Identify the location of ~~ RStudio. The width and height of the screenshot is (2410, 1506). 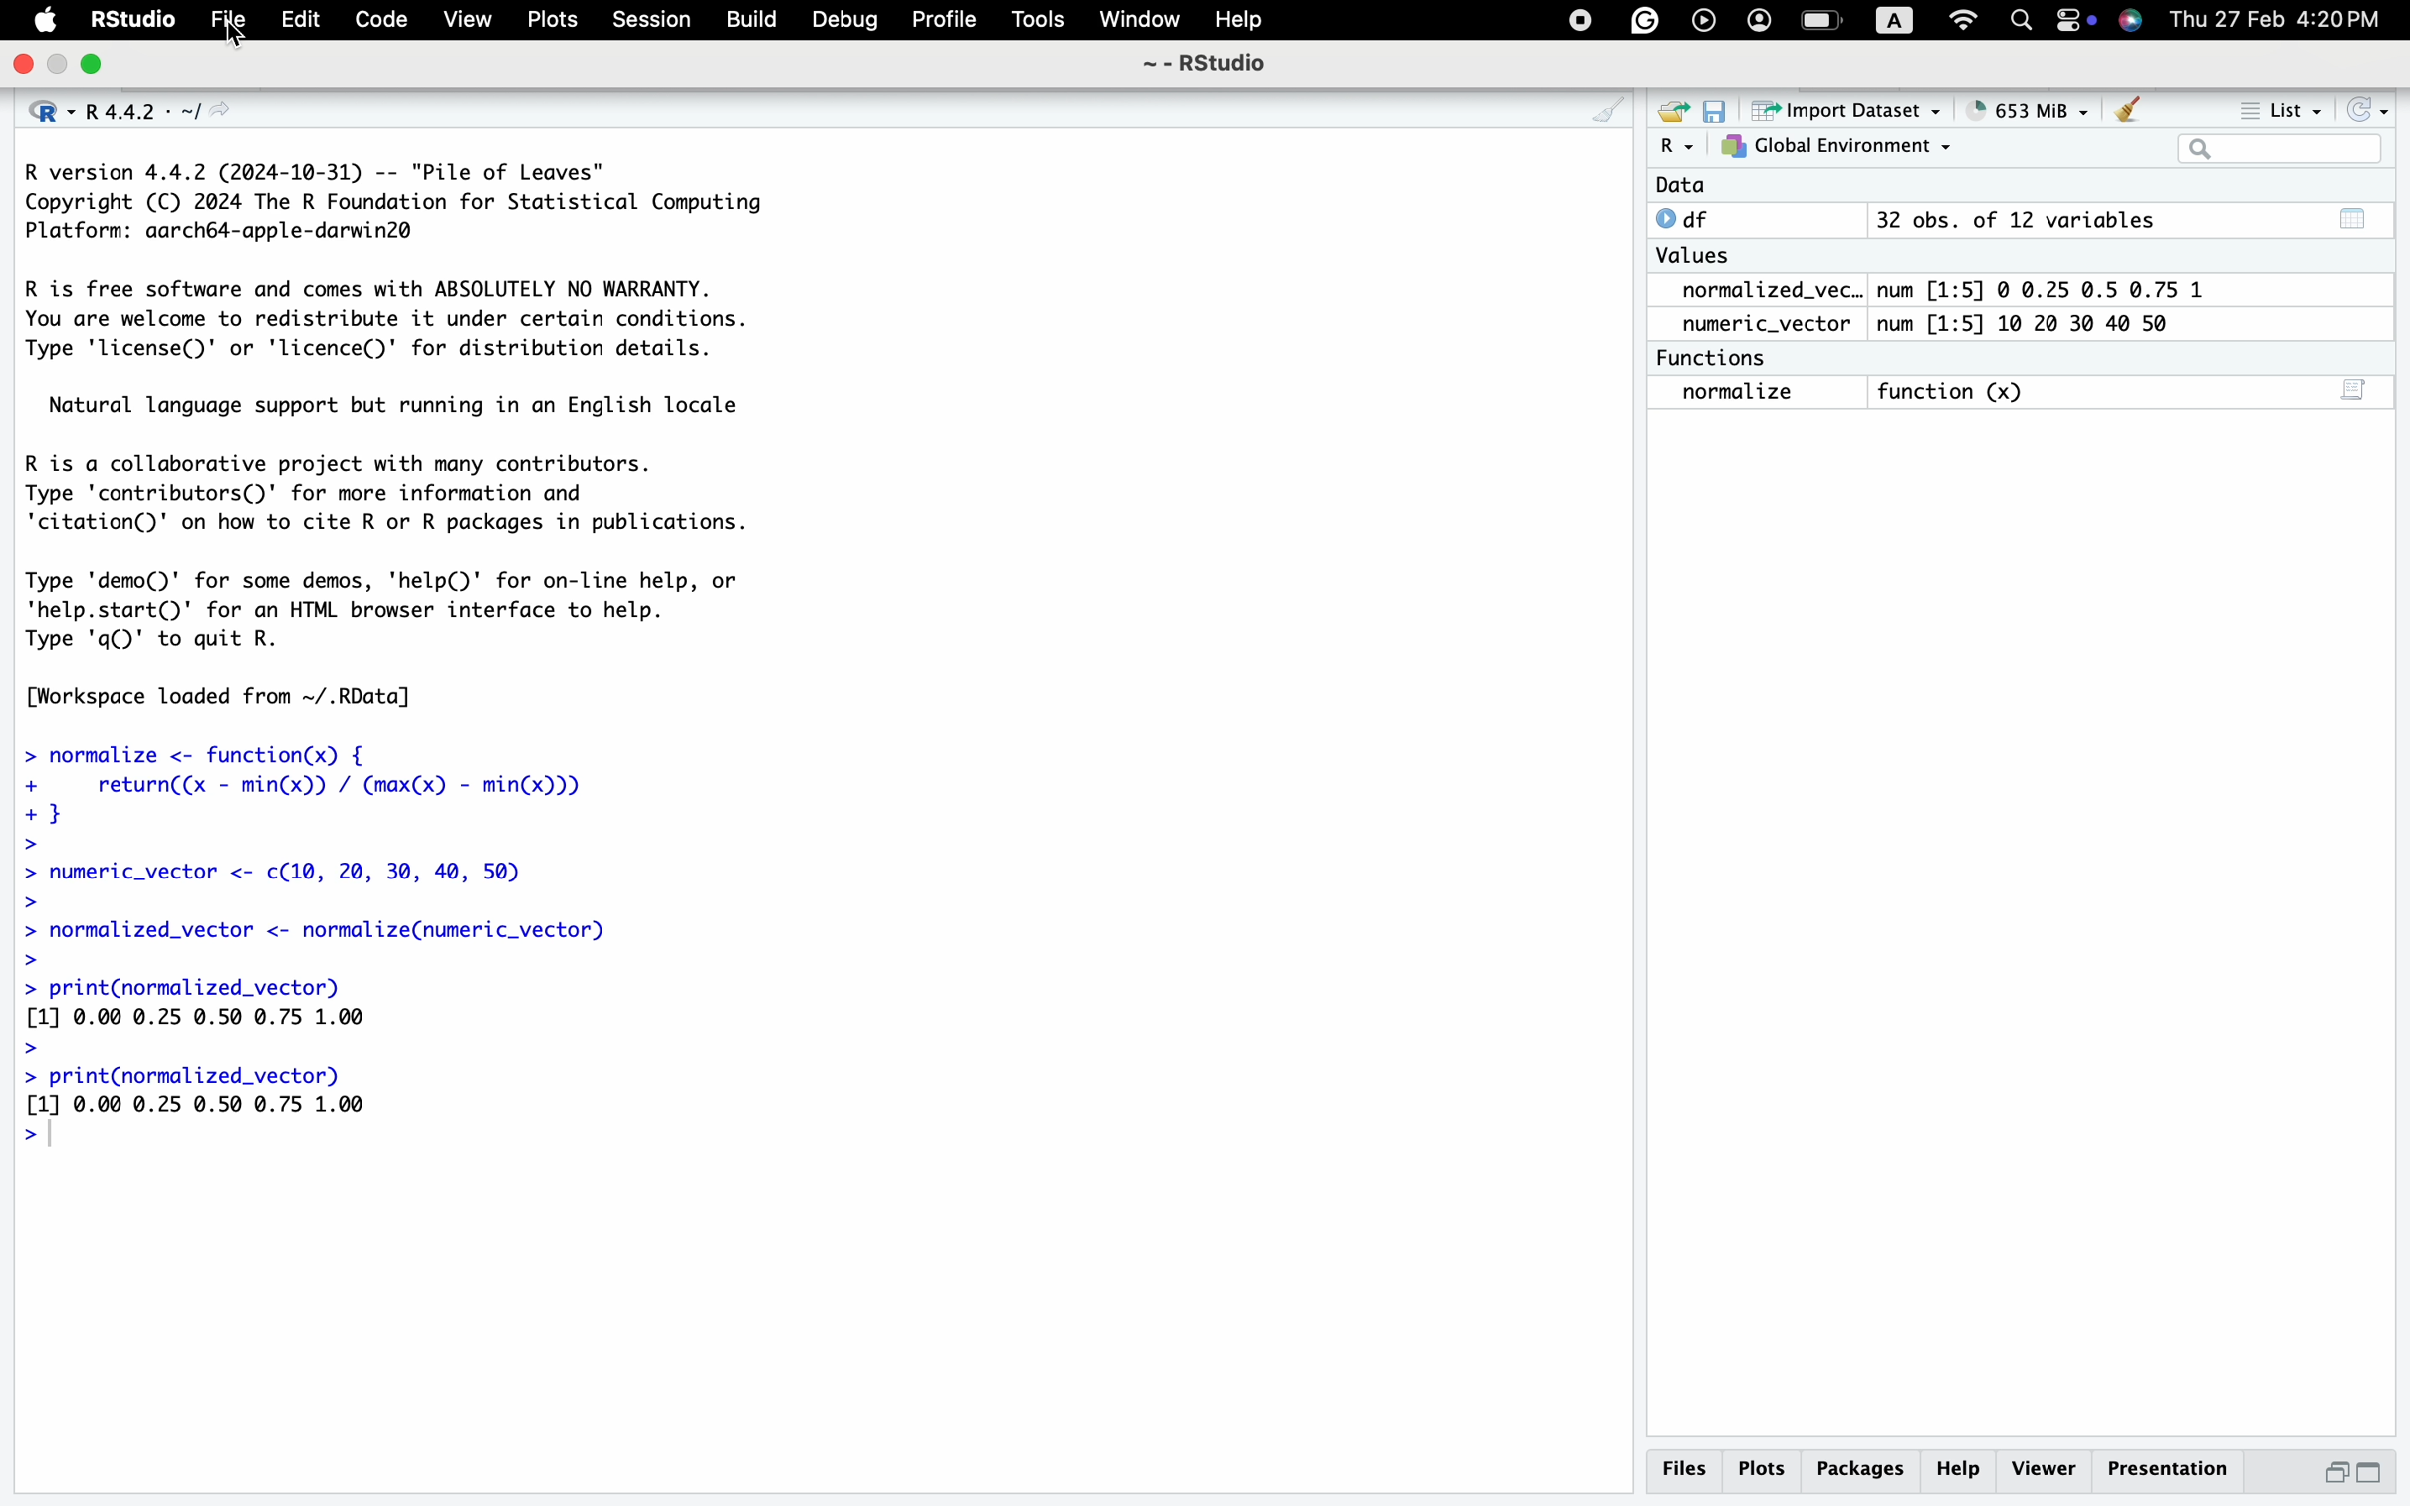
(1204, 69).